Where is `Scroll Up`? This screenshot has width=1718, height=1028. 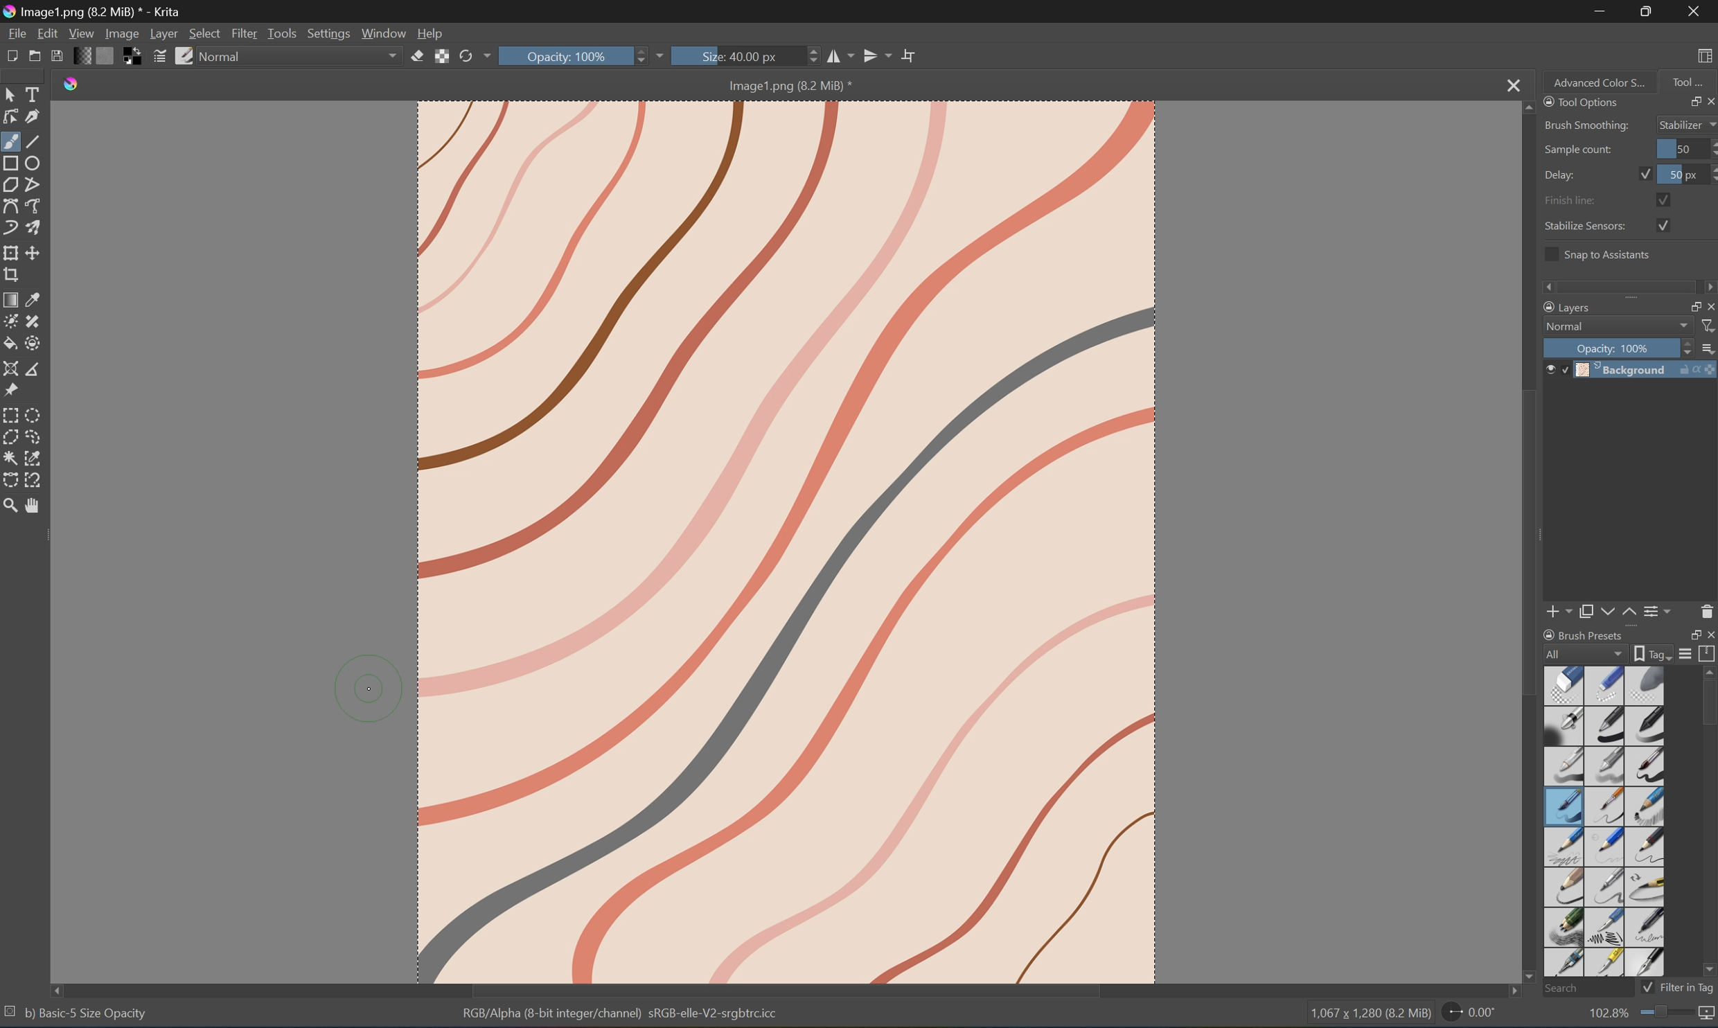 Scroll Up is located at coordinates (1708, 671).